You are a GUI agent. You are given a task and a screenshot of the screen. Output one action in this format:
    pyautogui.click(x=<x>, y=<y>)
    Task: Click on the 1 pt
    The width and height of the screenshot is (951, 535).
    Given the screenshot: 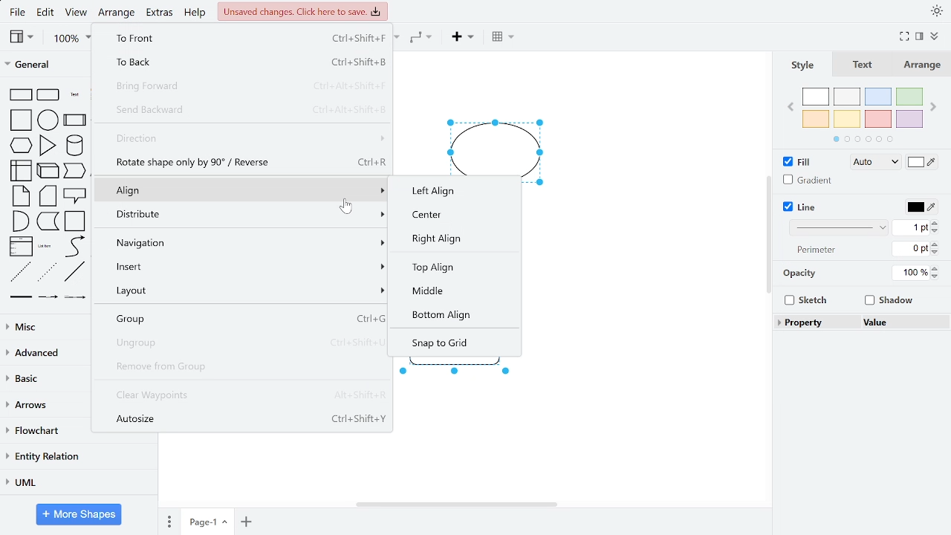 What is the action you would take?
    pyautogui.click(x=912, y=228)
    